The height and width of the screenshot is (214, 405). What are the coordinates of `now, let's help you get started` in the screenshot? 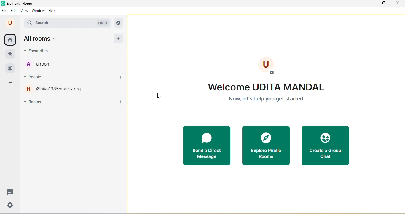 It's located at (266, 99).